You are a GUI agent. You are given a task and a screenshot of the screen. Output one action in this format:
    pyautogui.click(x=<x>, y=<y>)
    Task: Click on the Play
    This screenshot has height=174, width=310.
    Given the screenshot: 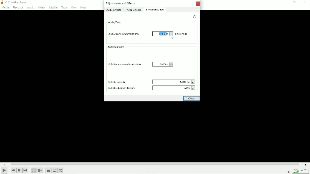 What is the action you would take?
    pyautogui.click(x=4, y=171)
    